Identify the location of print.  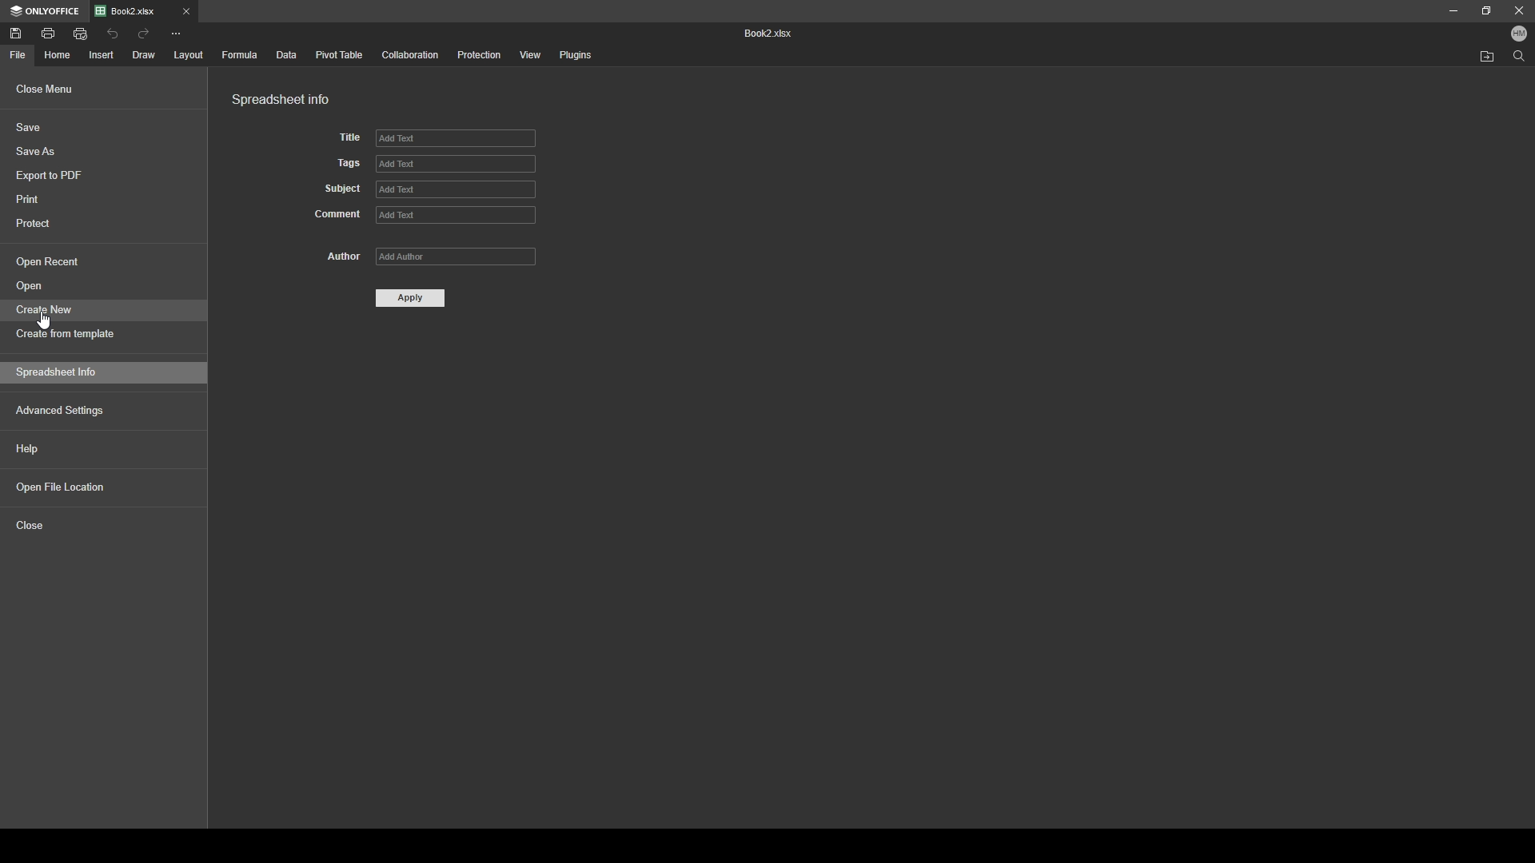
(102, 200).